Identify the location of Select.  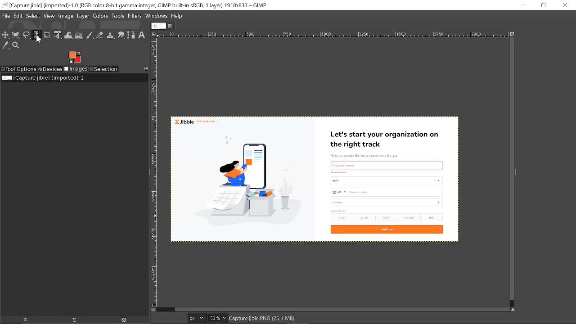
(33, 16).